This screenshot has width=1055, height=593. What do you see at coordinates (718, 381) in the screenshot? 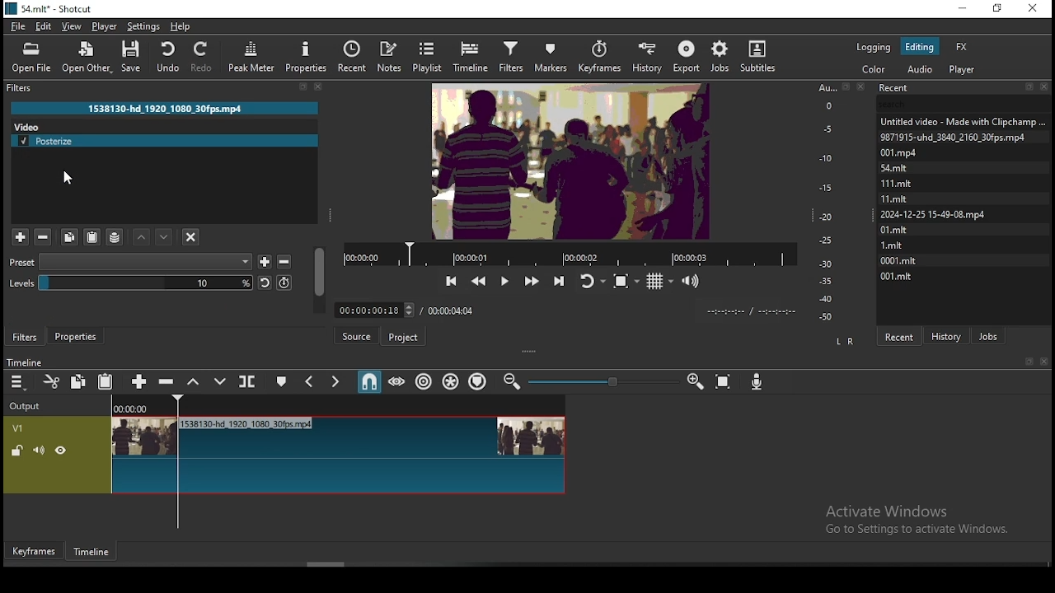
I see `zoom timeline to fit` at bounding box center [718, 381].